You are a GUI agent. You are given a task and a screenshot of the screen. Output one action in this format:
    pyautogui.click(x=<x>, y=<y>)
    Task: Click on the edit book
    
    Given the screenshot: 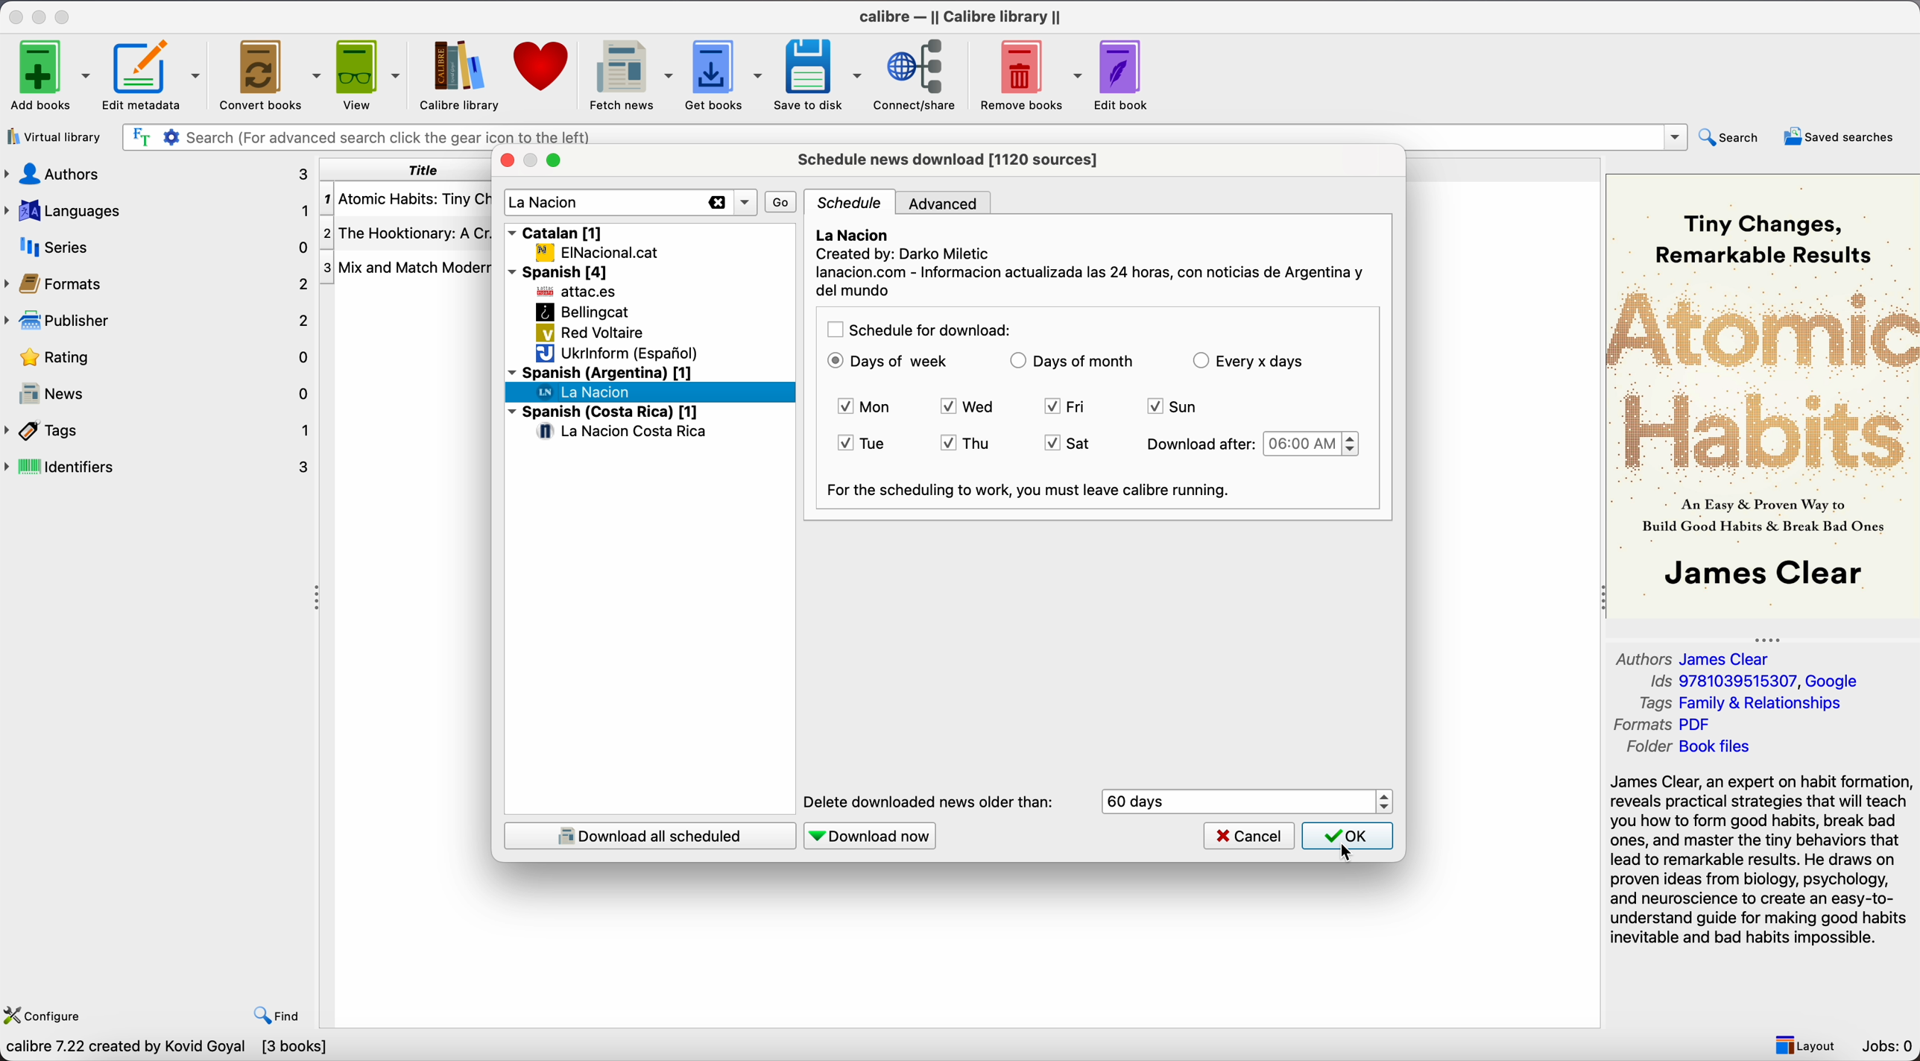 What is the action you would take?
    pyautogui.click(x=1123, y=73)
    